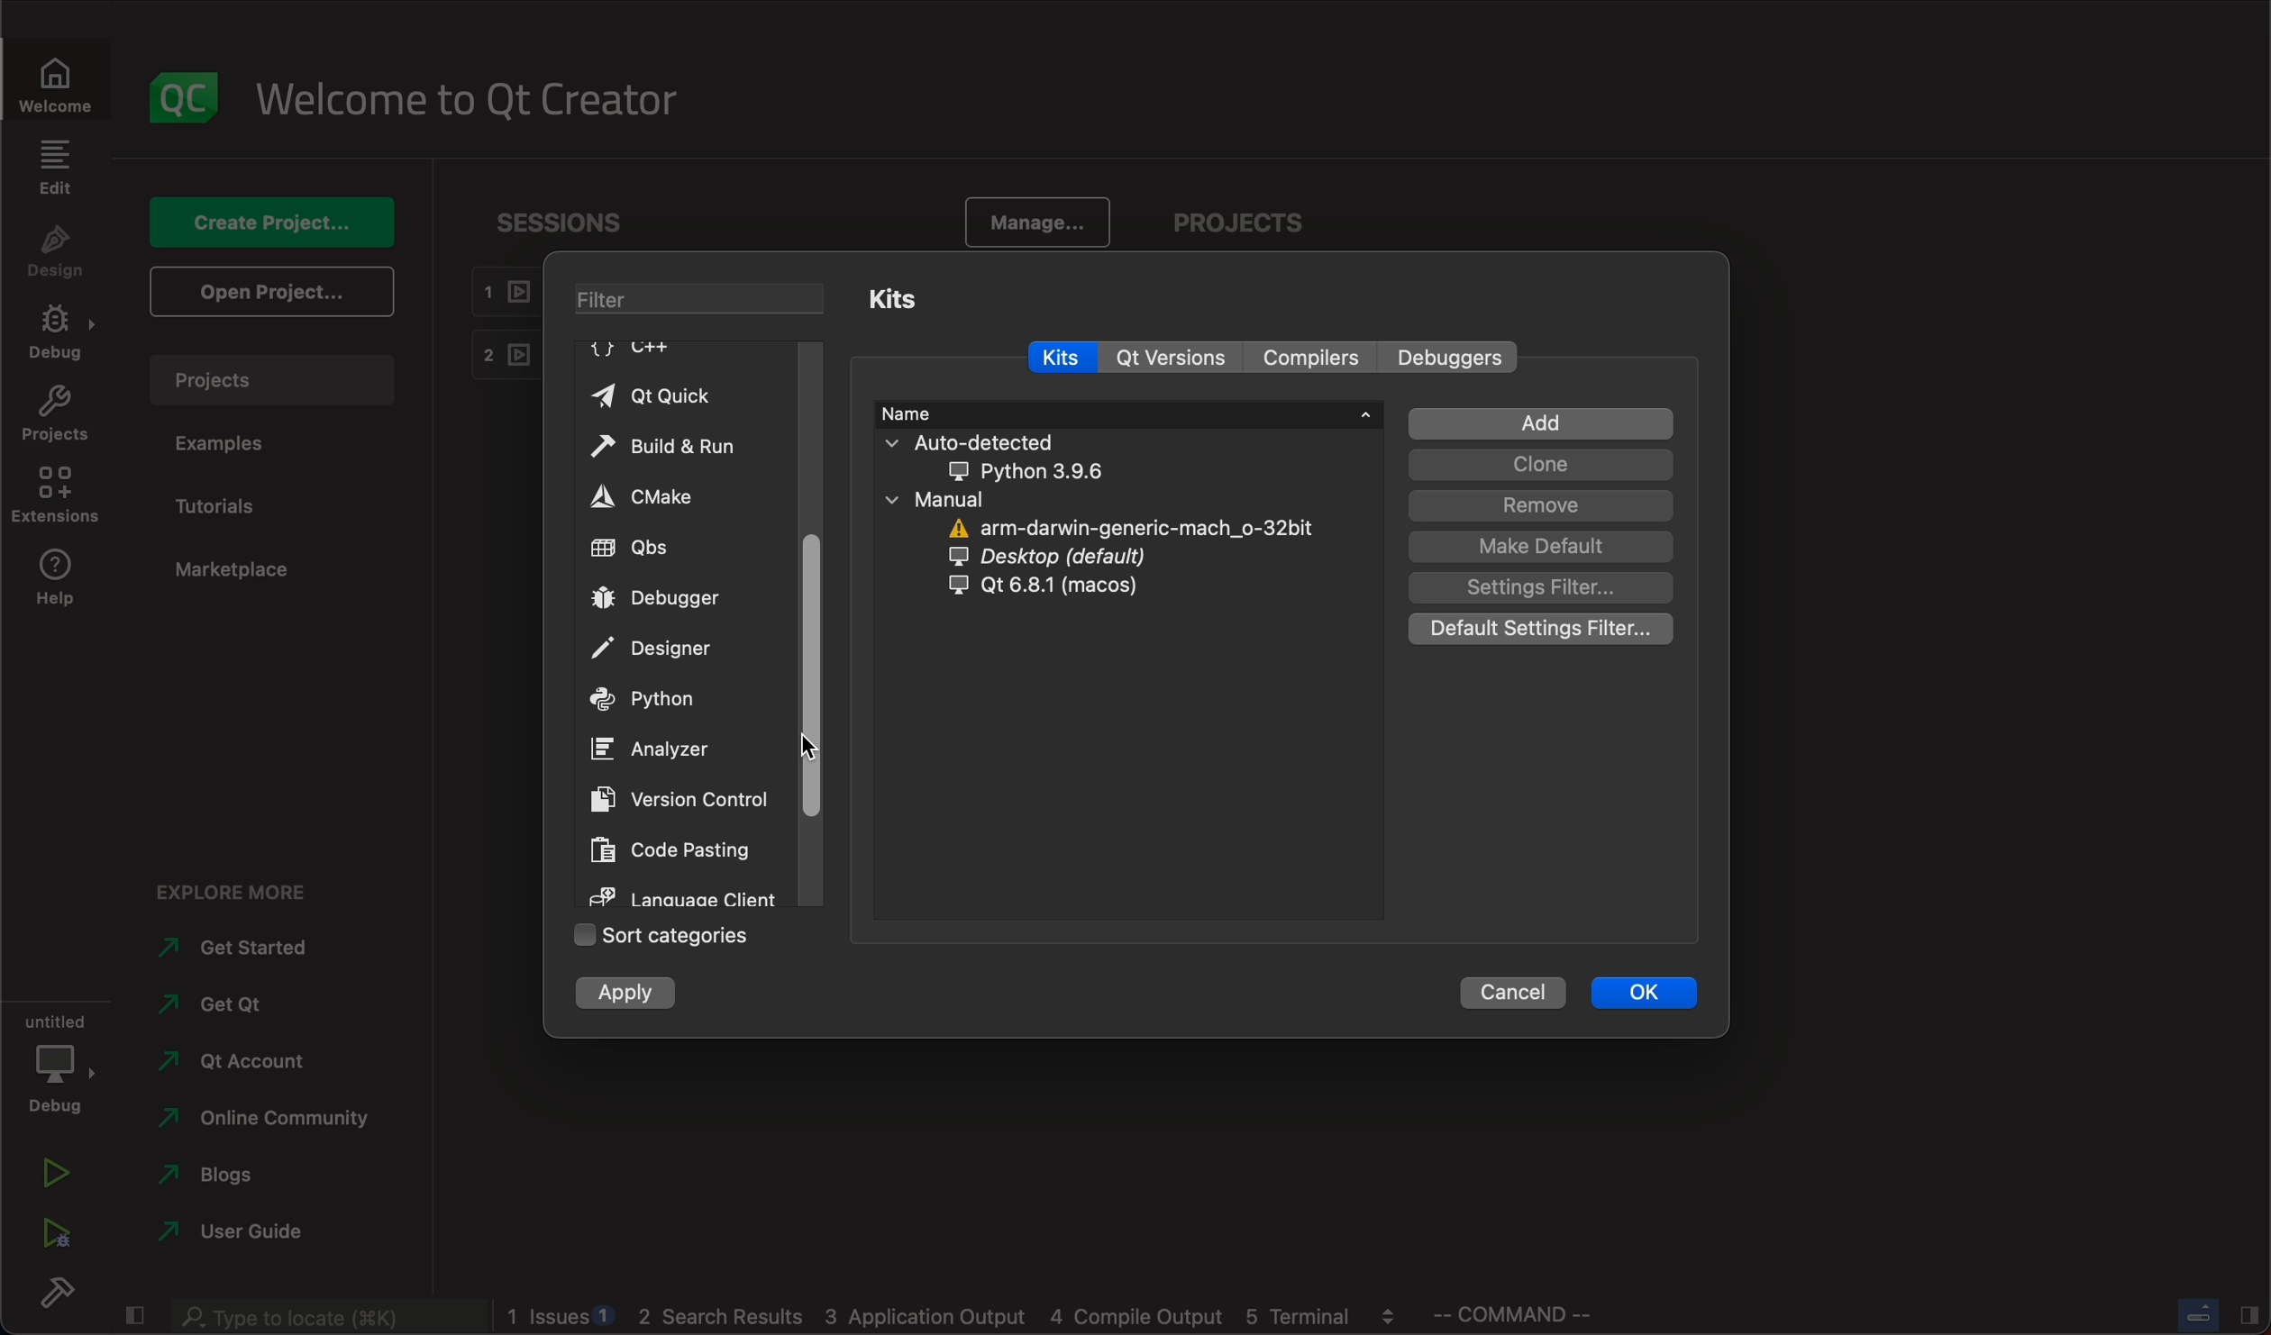 The image size is (2271, 1335). What do you see at coordinates (1038, 221) in the screenshot?
I see `manage` at bounding box center [1038, 221].